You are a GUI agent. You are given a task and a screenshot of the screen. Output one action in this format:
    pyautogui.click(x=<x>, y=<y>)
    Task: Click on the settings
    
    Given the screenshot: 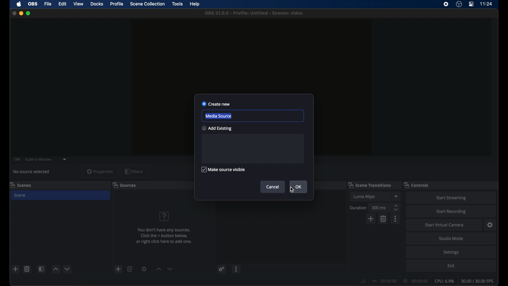 What is the action you would take?
    pyautogui.click(x=144, y=269)
    